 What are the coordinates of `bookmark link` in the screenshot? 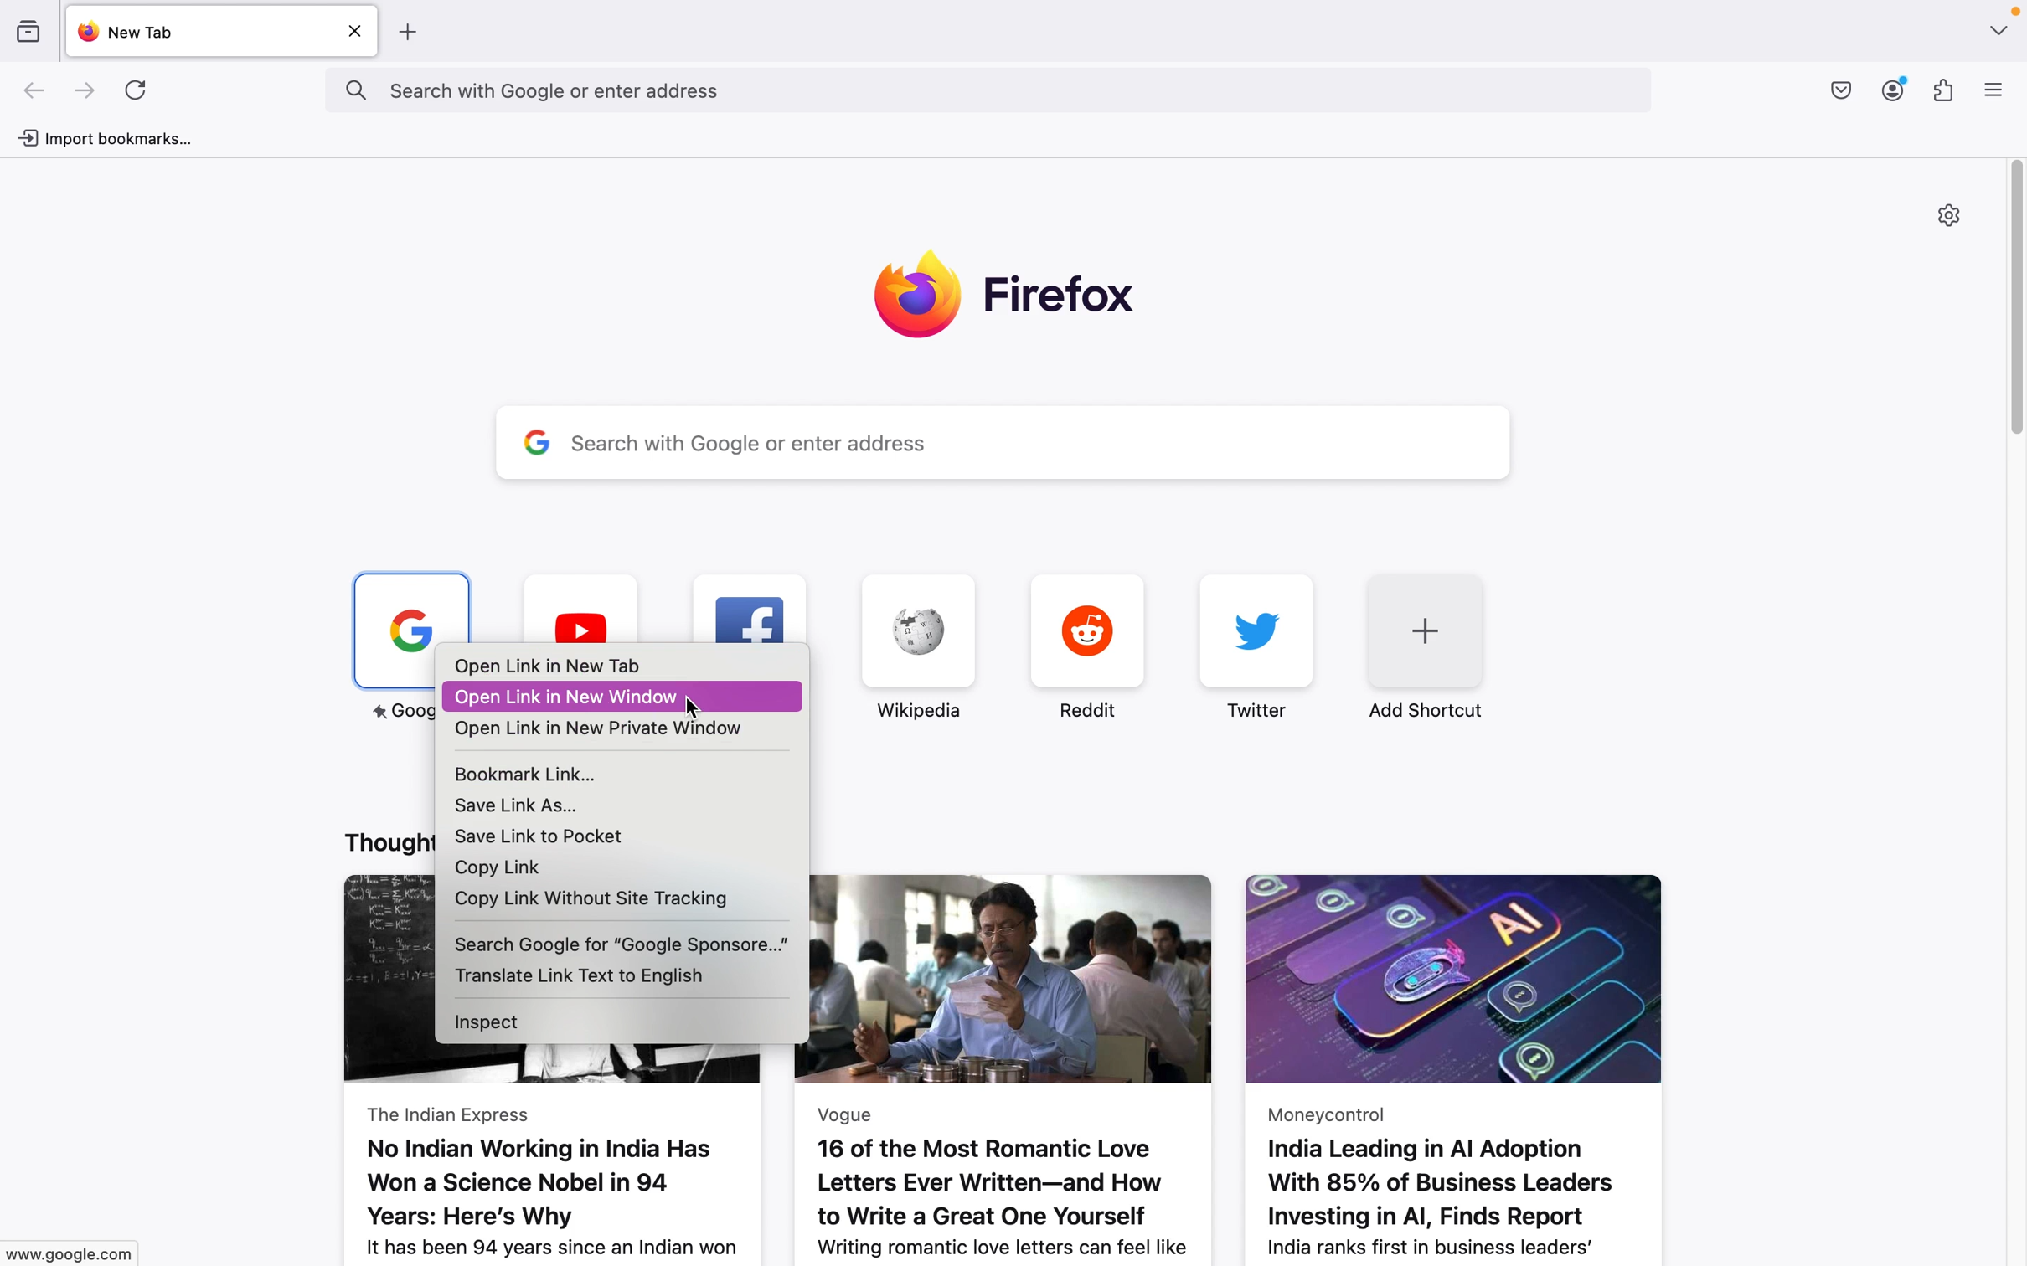 It's located at (524, 774).